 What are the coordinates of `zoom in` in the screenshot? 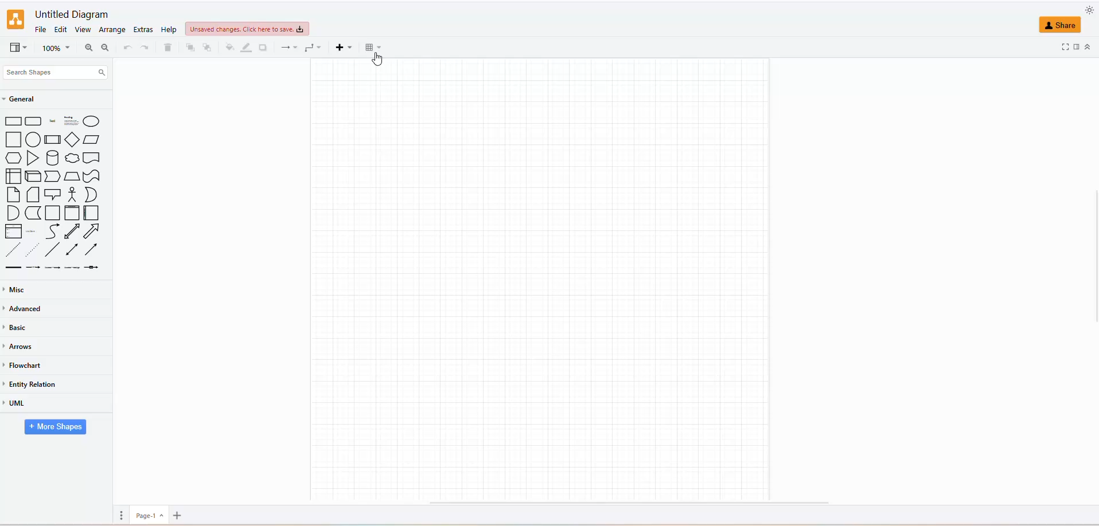 It's located at (89, 48).